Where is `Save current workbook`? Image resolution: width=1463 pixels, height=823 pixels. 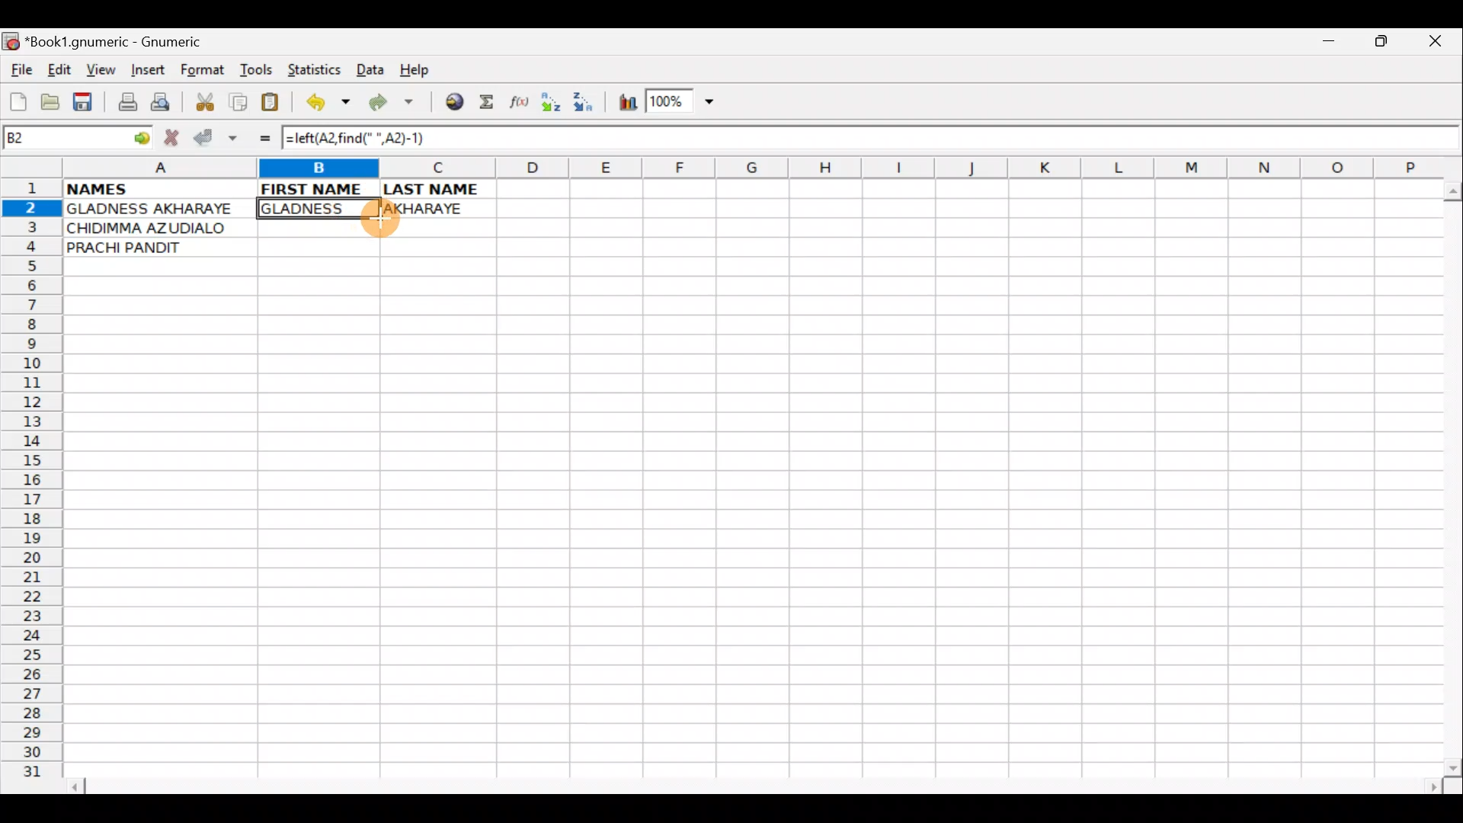 Save current workbook is located at coordinates (86, 103).